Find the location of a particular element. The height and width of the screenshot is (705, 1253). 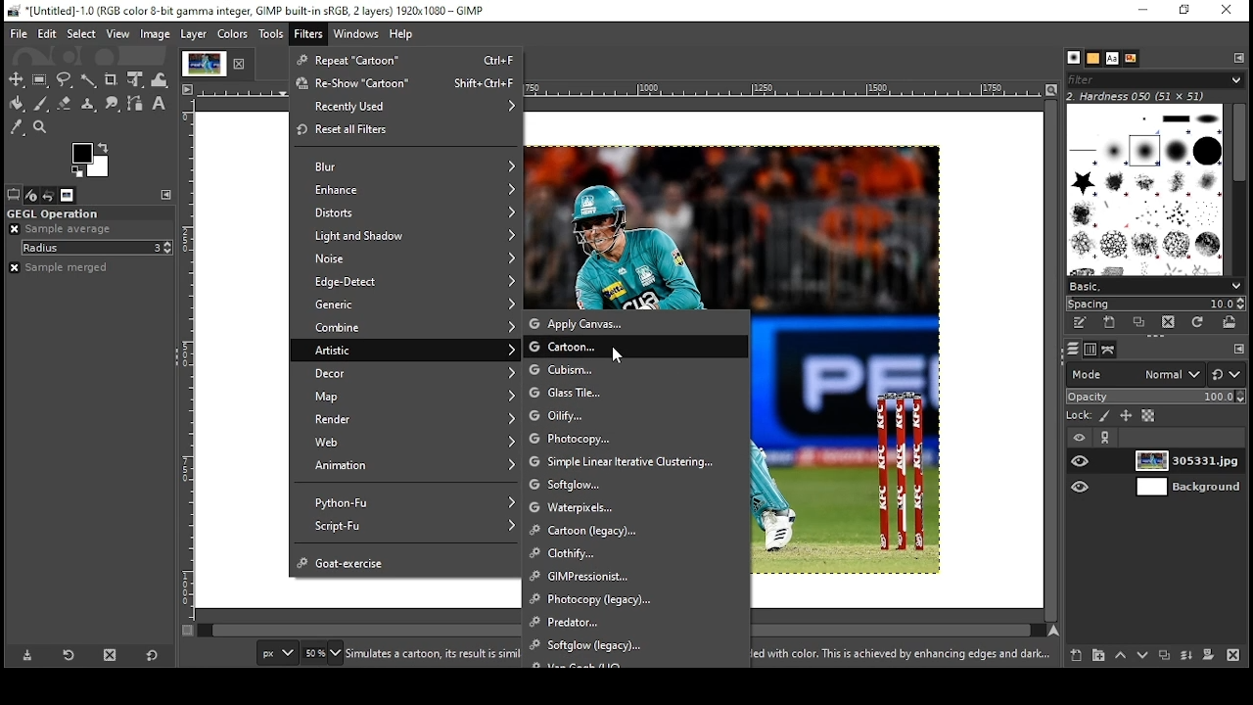

switch to another group of modes is located at coordinates (1229, 374).